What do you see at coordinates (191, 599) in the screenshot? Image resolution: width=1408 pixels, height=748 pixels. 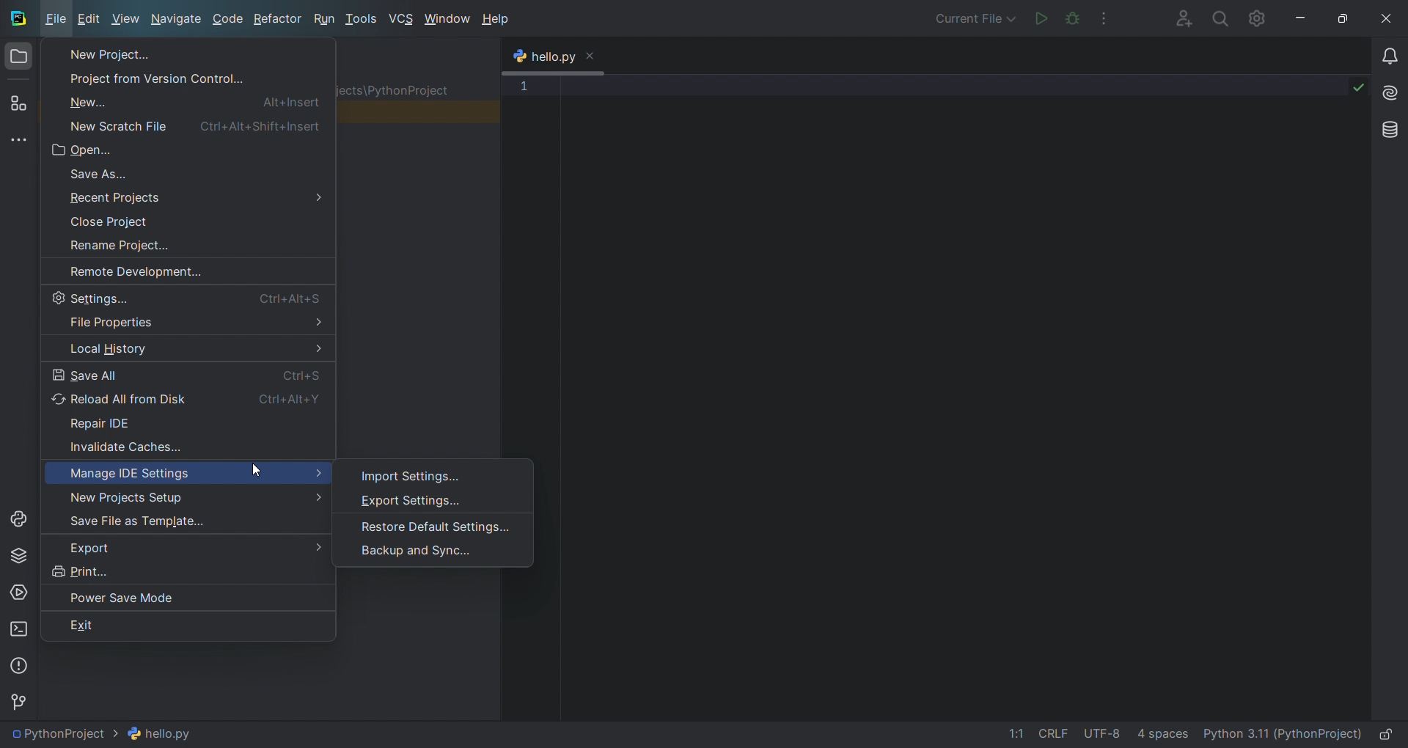 I see `power save mode` at bounding box center [191, 599].